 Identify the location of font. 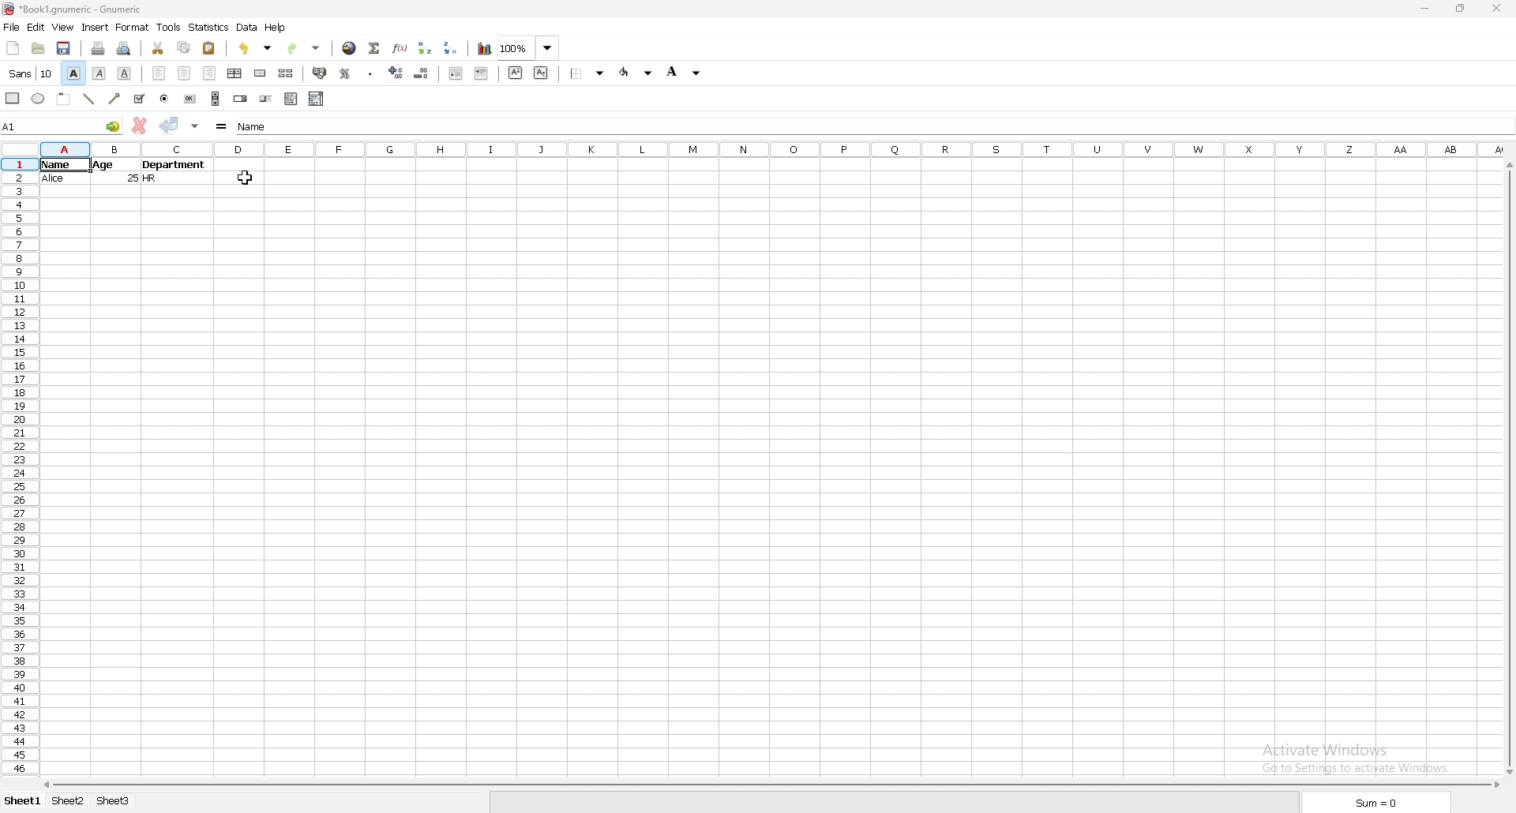
(30, 73).